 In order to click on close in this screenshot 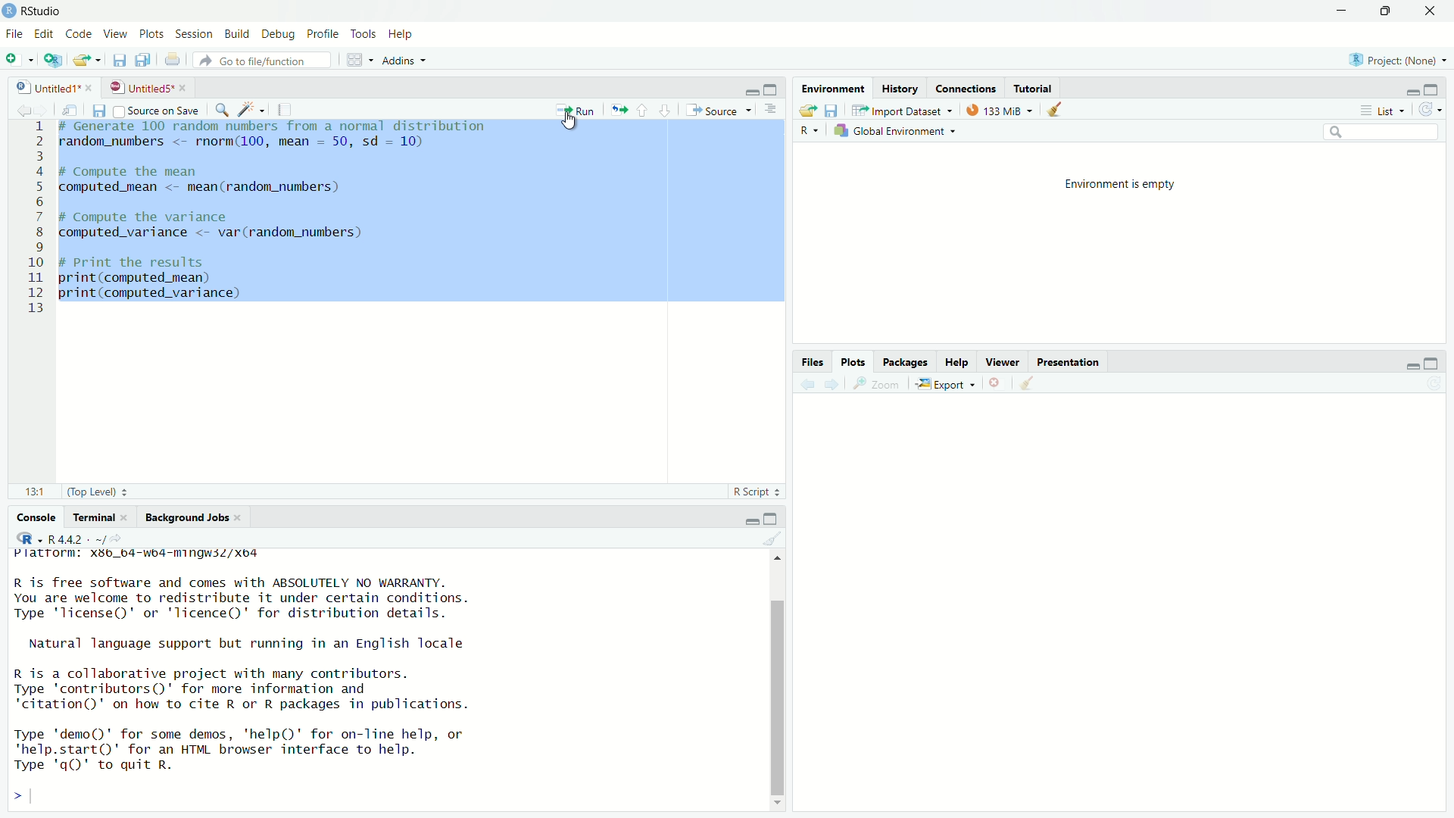, I will do `click(92, 86)`.